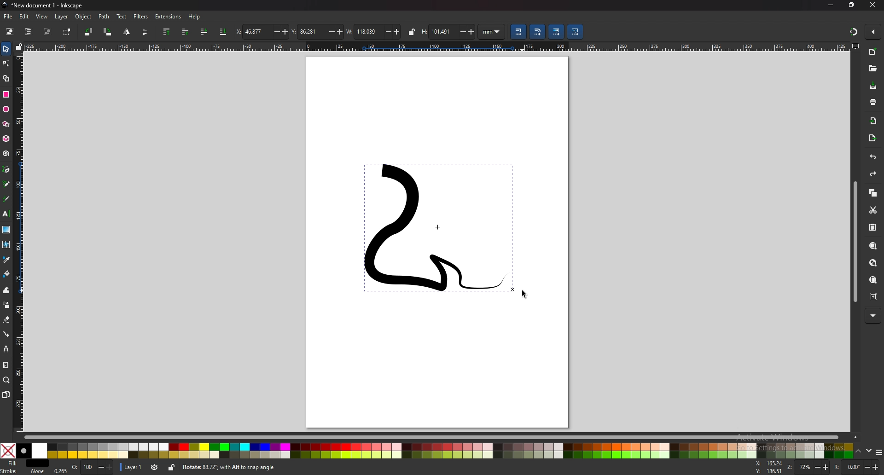  Describe the element at coordinates (6, 319) in the screenshot. I see `eraser` at that location.